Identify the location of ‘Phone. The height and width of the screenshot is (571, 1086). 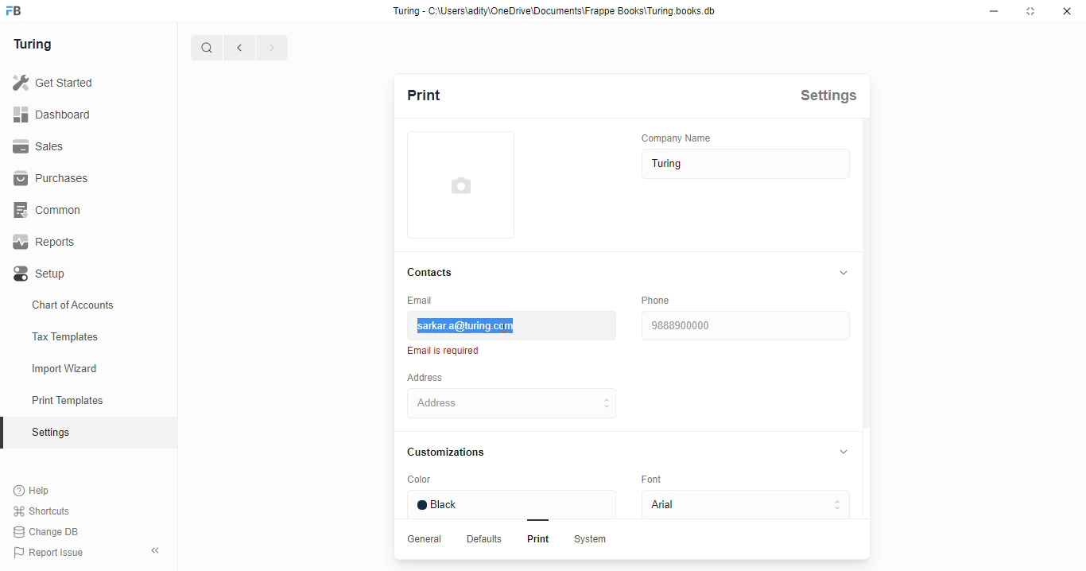
(657, 300).